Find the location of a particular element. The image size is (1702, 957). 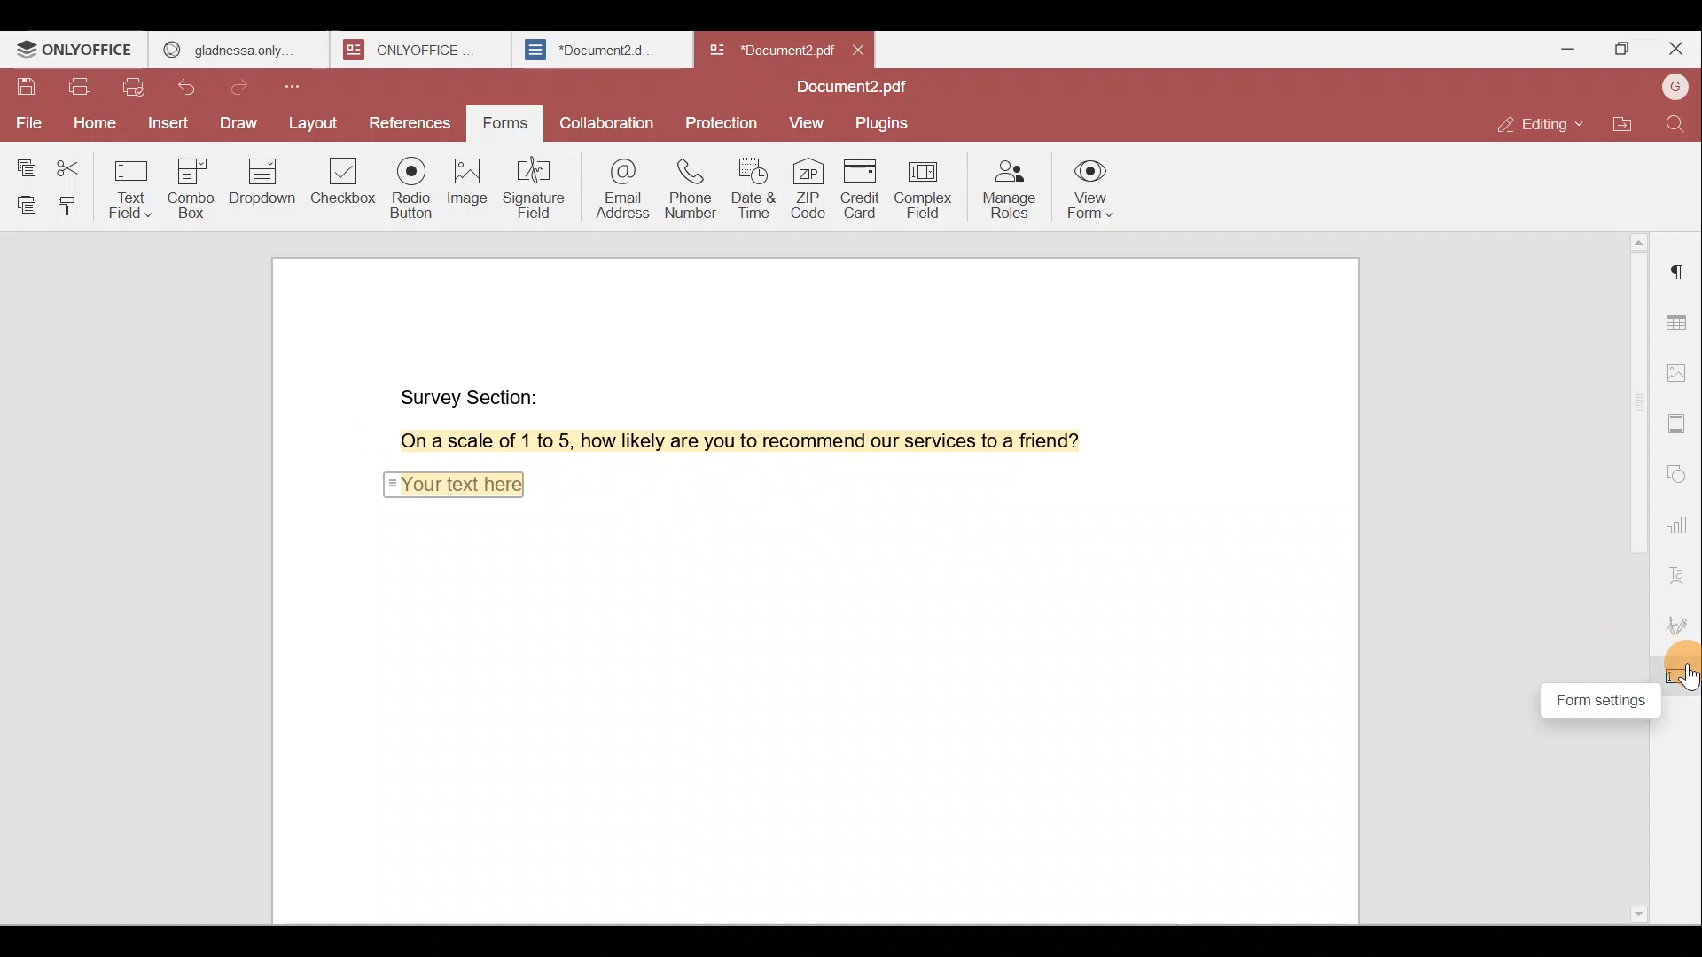

File is located at coordinates (27, 123).